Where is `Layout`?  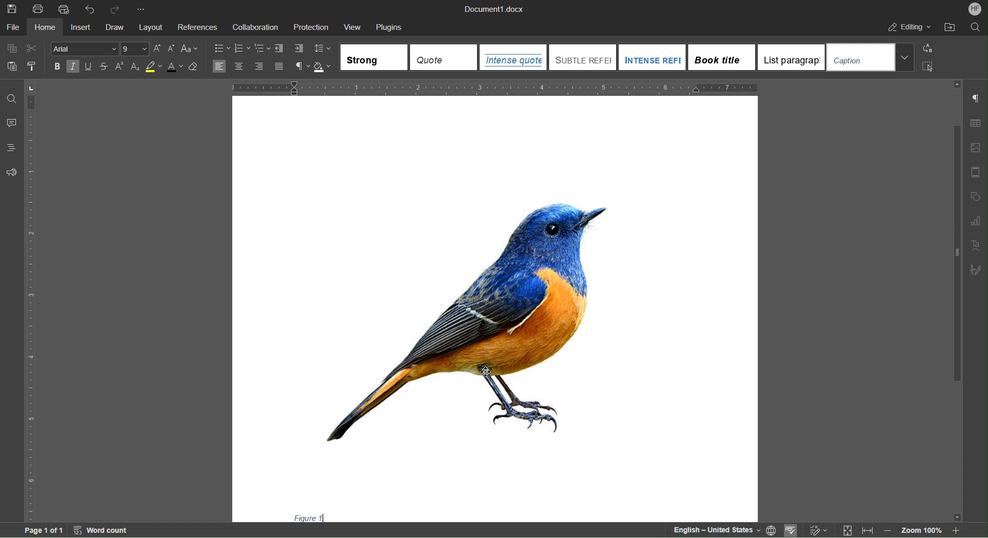 Layout is located at coordinates (151, 28).